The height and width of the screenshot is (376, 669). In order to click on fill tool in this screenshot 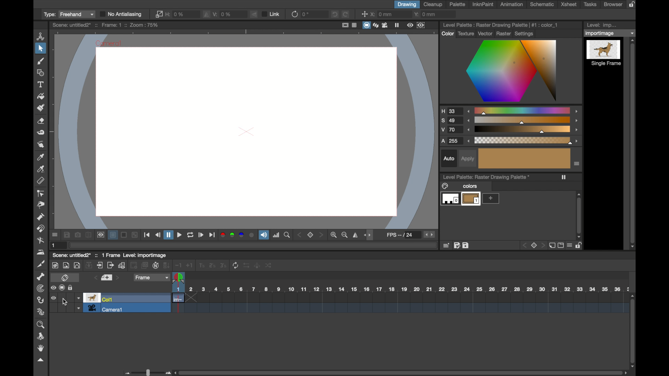, I will do `click(40, 96)`.